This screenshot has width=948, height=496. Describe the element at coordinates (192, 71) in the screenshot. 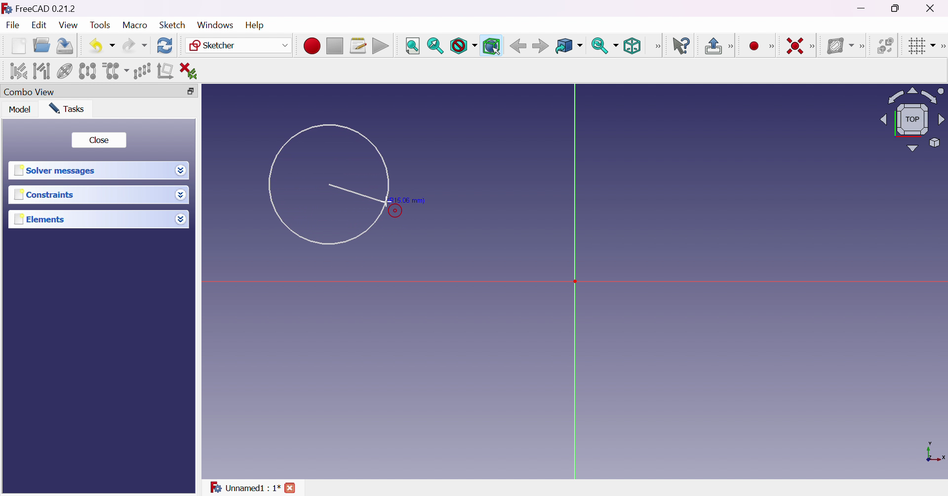

I see `Delete all constraints` at that location.